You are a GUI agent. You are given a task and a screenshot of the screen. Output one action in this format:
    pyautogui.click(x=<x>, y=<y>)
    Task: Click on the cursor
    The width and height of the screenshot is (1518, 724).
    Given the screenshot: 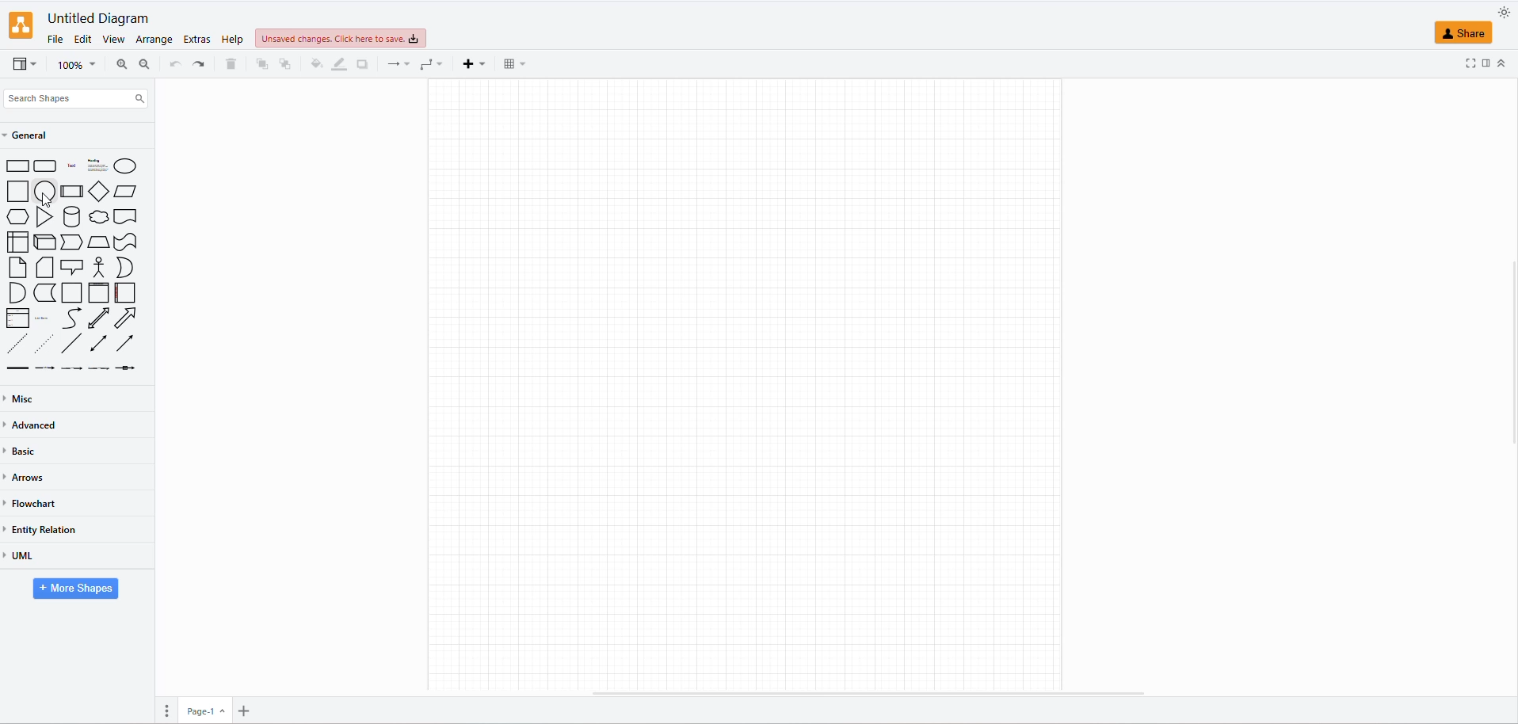 What is the action you would take?
    pyautogui.click(x=47, y=200)
    